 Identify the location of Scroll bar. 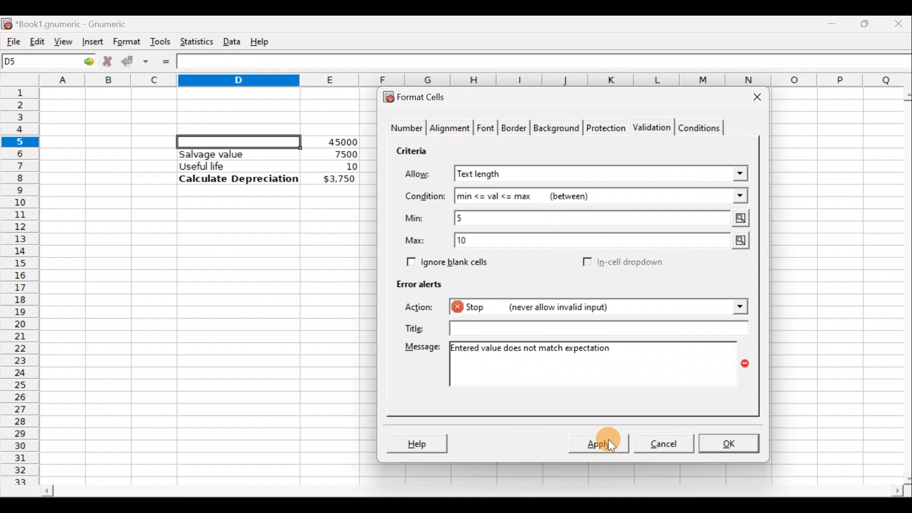
(902, 285).